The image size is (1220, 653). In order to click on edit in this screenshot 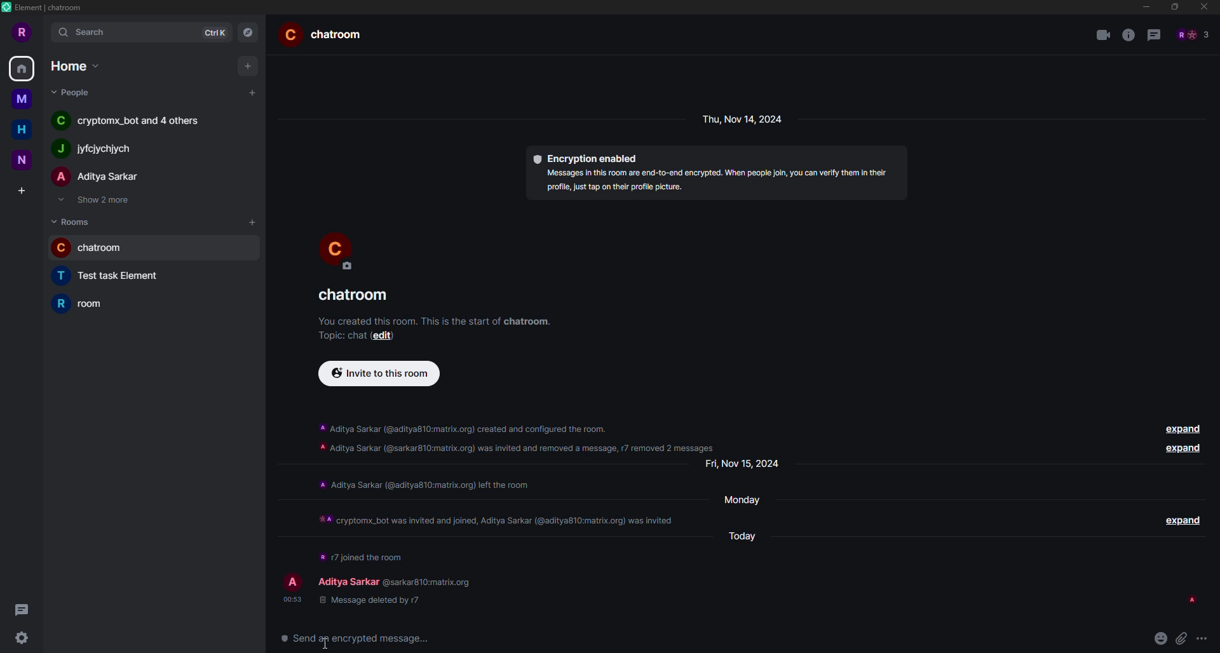, I will do `click(387, 336)`.